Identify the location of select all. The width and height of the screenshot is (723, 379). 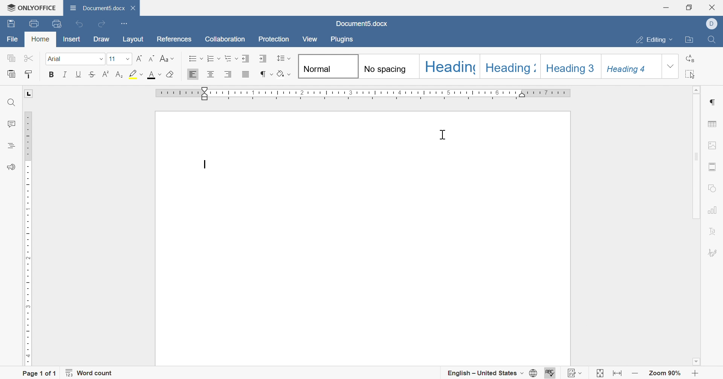
(692, 74).